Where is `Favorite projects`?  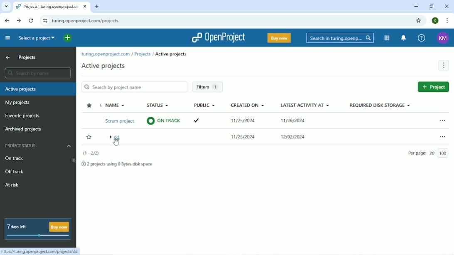
Favorite projects is located at coordinates (22, 116).